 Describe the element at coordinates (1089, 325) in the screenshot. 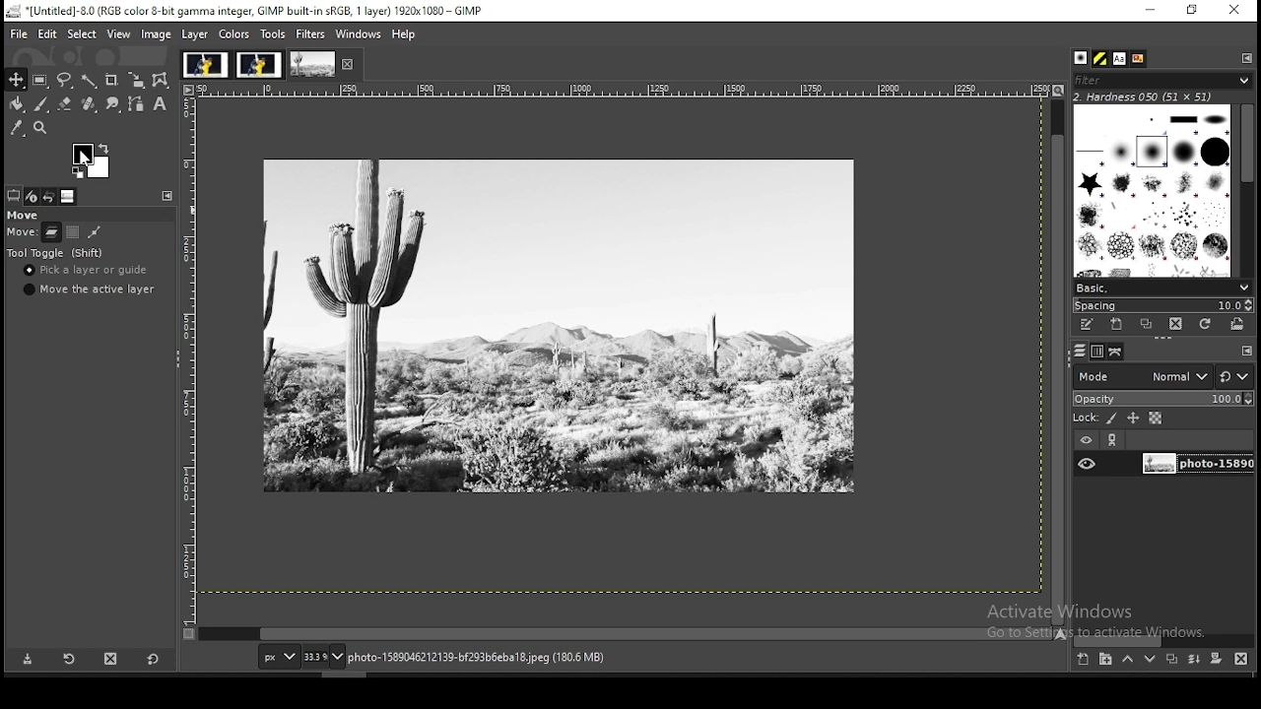

I see `edit brush` at that location.